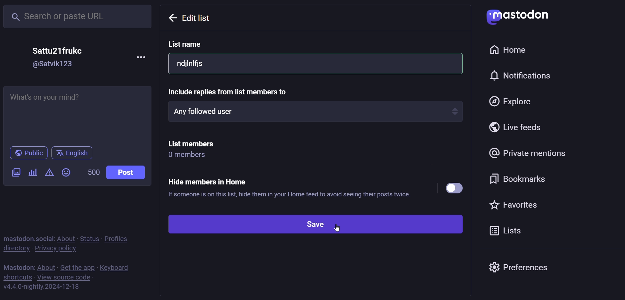 The image size is (625, 300). What do you see at coordinates (46, 267) in the screenshot?
I see `about` at bounding box center [46, 267].